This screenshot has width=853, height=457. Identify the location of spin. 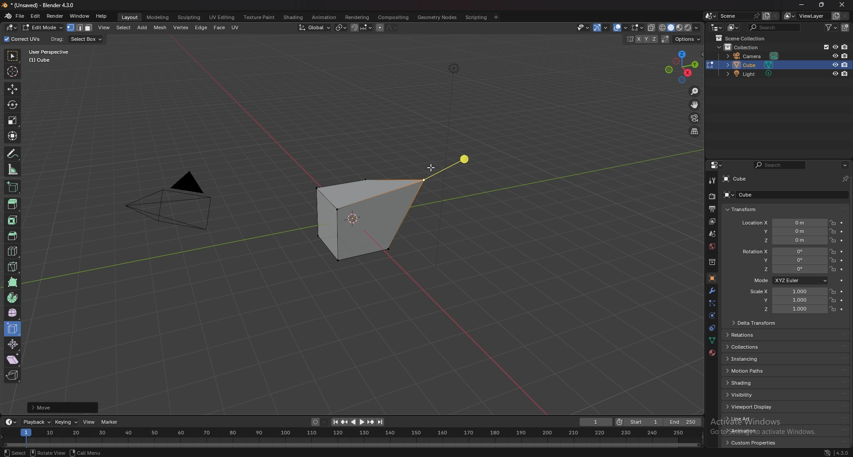
(12, 298).